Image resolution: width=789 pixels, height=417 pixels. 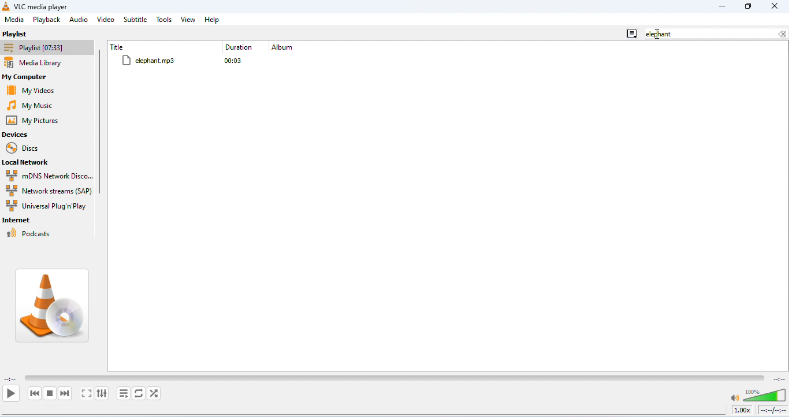 I want to click on view, so click(x=188, y=20).